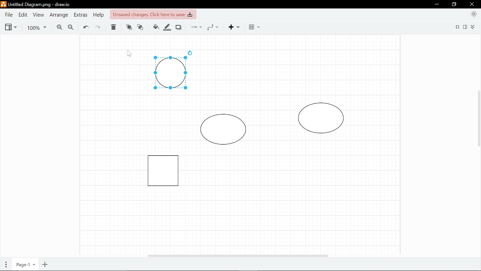  Describe the element at coordinates (152, 14) in the screenshot. I see `Unsaved changes. Click here to save` at that location.